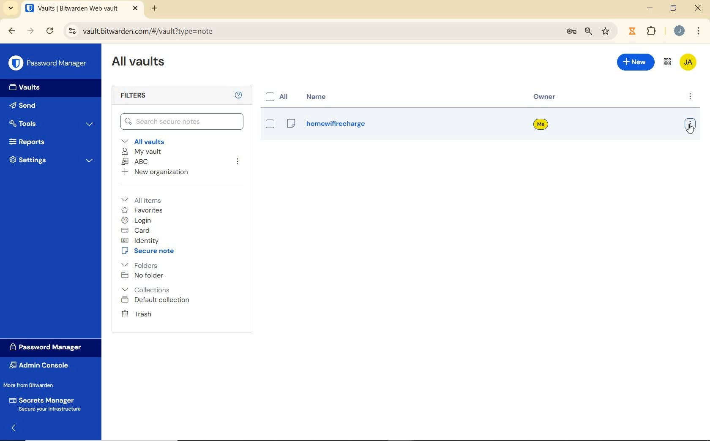 This screenshot has height=441, width=710. I want to click on more options, so click(689, 125).